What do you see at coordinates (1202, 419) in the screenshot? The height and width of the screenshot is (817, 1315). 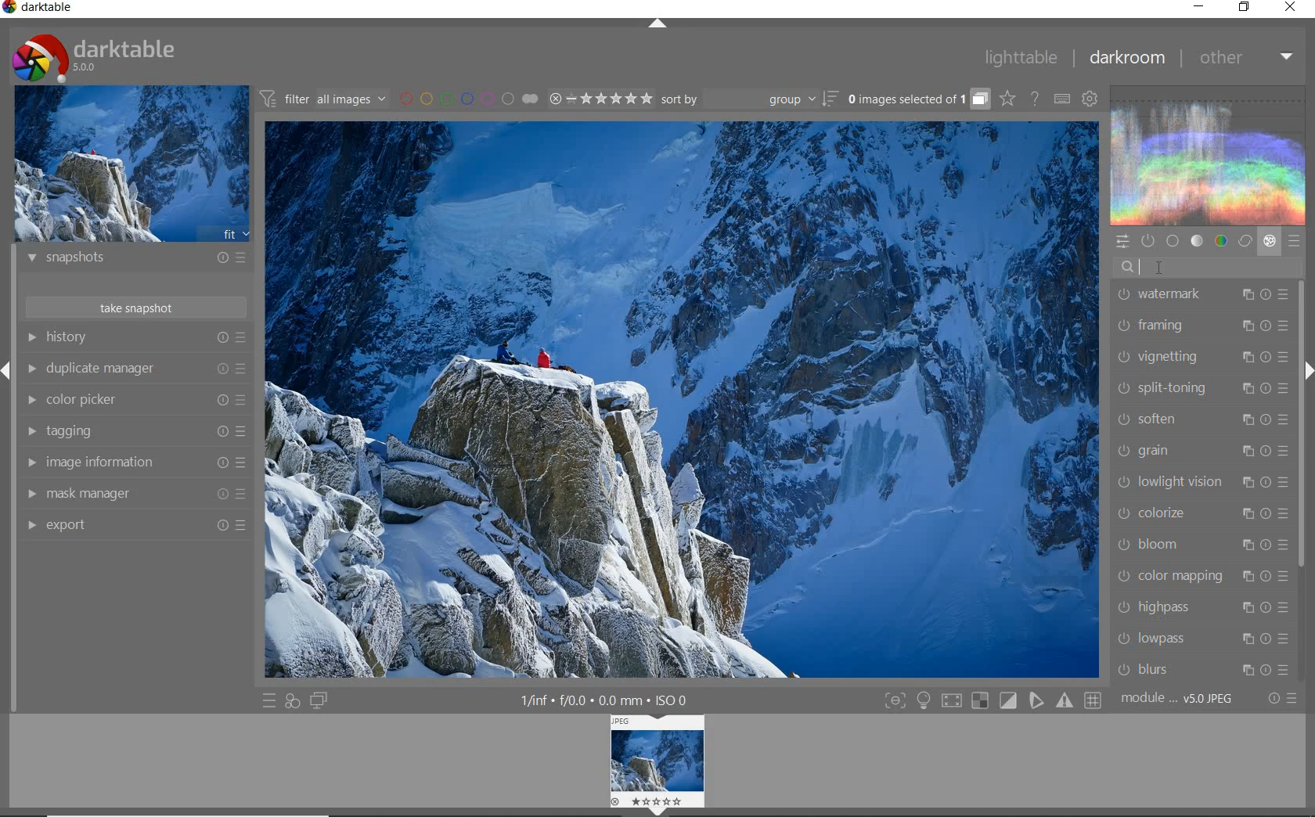 I see `soften` at bounding box center [1202, 419].